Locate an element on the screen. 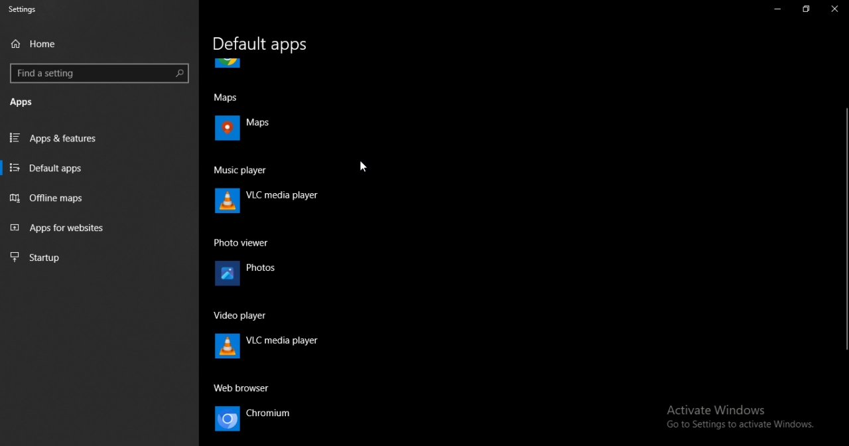 The image size is (849, 446). VLC media player is located at coordinates (267, 345).